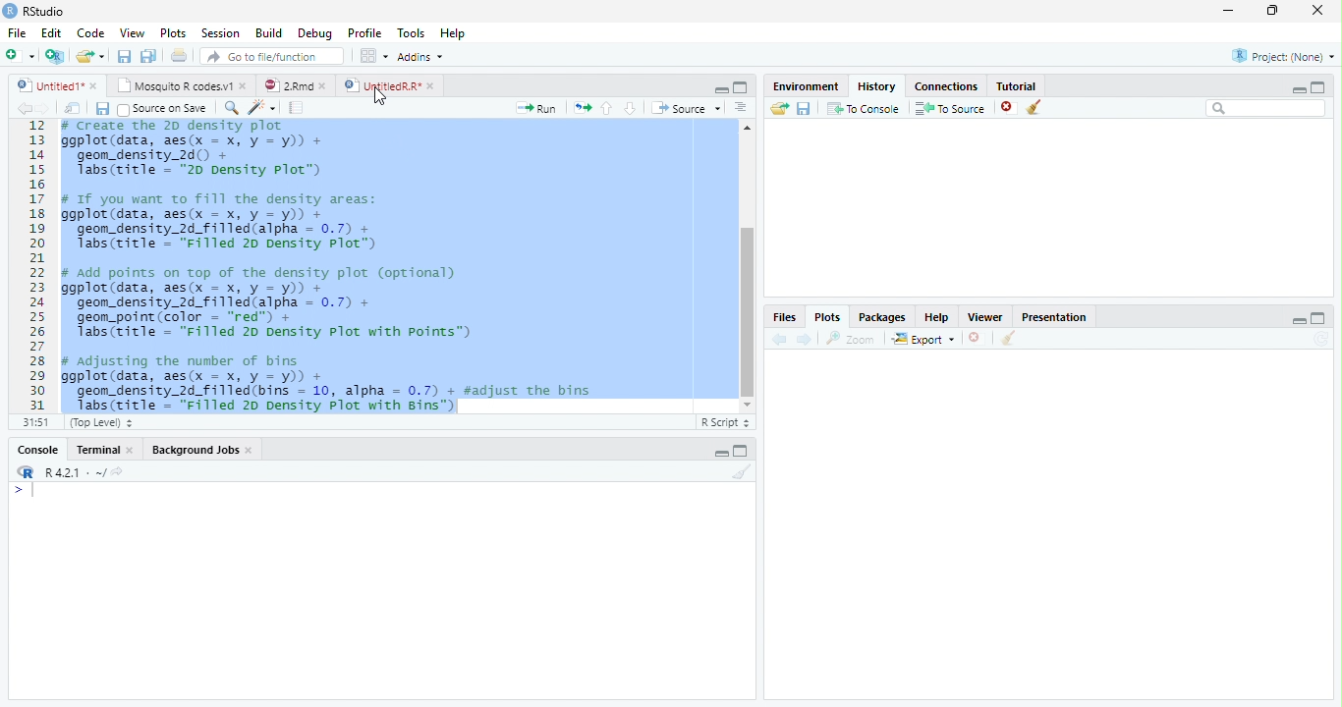  I want to click on up, so click(607, 108).